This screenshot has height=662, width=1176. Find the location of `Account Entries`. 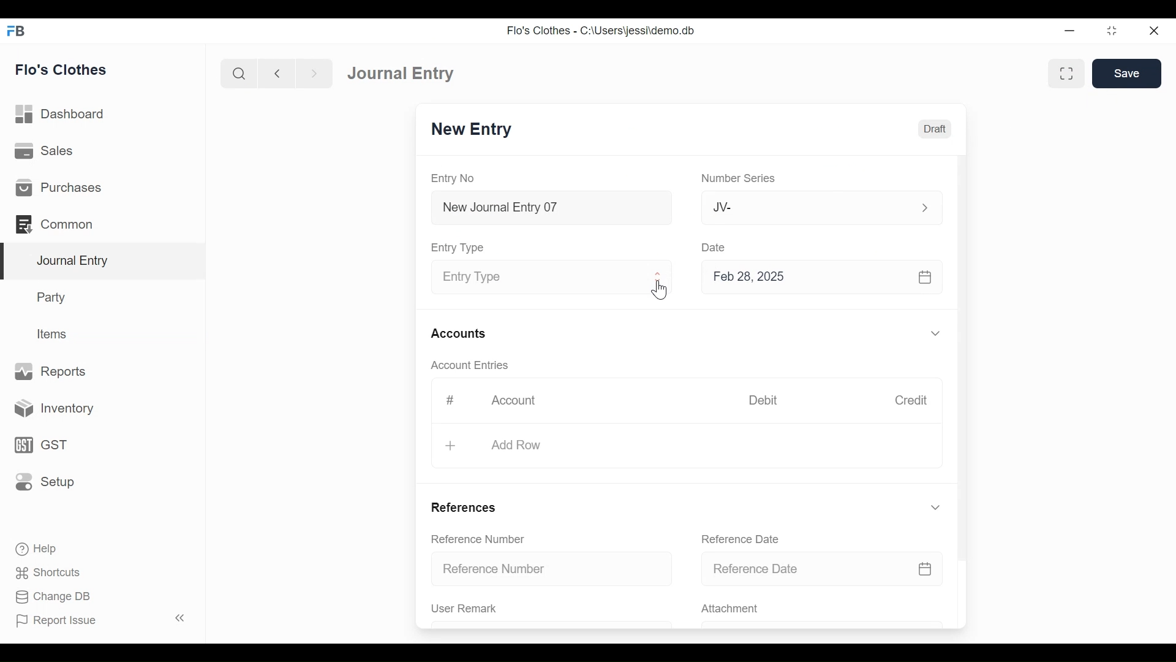

Account Entries is located at coordinates (469, 365).